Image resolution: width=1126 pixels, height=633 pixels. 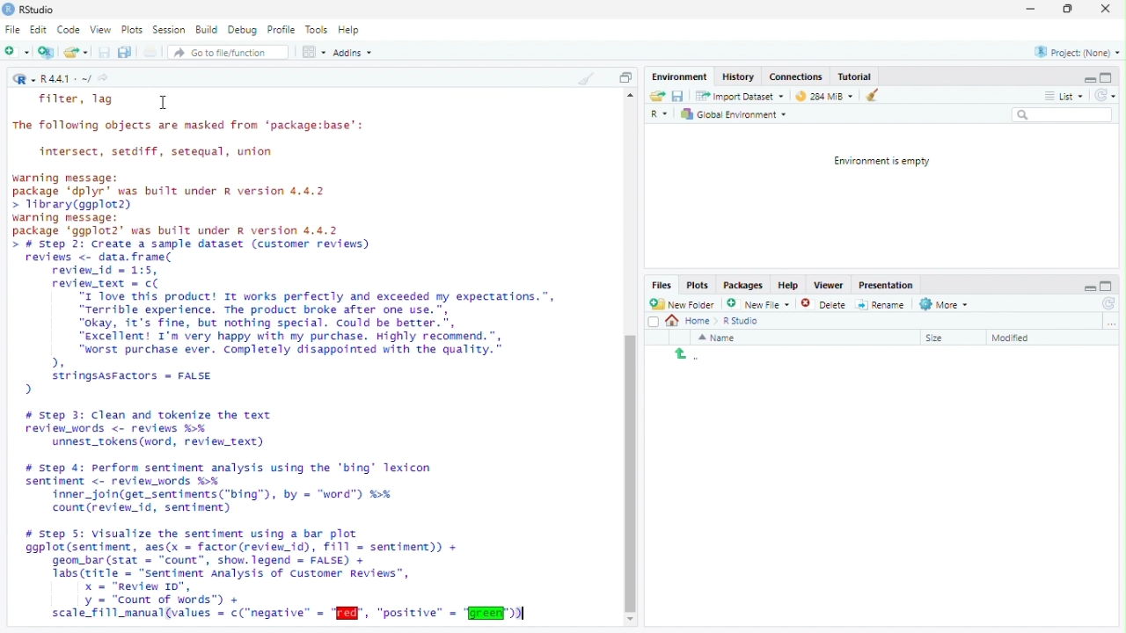 What do you see at coordinates (222, 53) in the screenshot?
I see `Go to file/function` at bounding box center [222, 53].